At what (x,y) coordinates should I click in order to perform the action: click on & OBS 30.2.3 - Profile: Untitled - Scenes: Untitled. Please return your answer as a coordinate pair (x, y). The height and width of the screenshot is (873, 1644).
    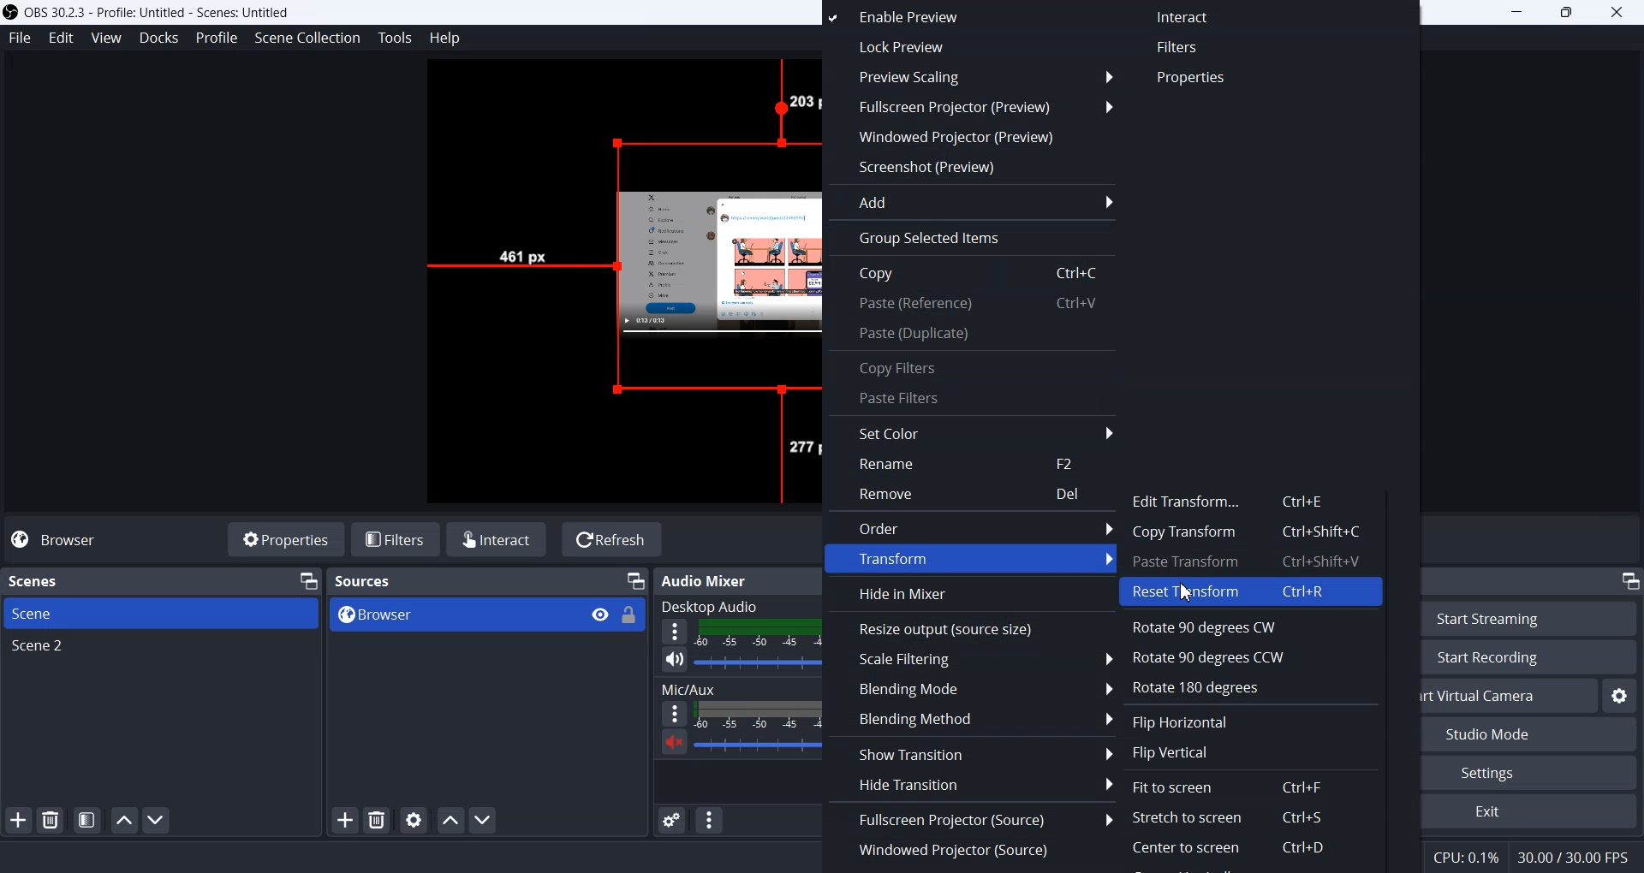
    Looking at the image, I should click on (166, 13).